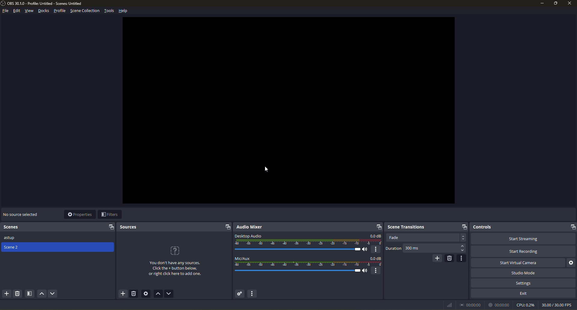 The height and width of the screenshot is (310, 577). What do you see at coordinates (450, 258) in the screenshot?
I see `remove configurable transition` at bounding box center [450, 258].